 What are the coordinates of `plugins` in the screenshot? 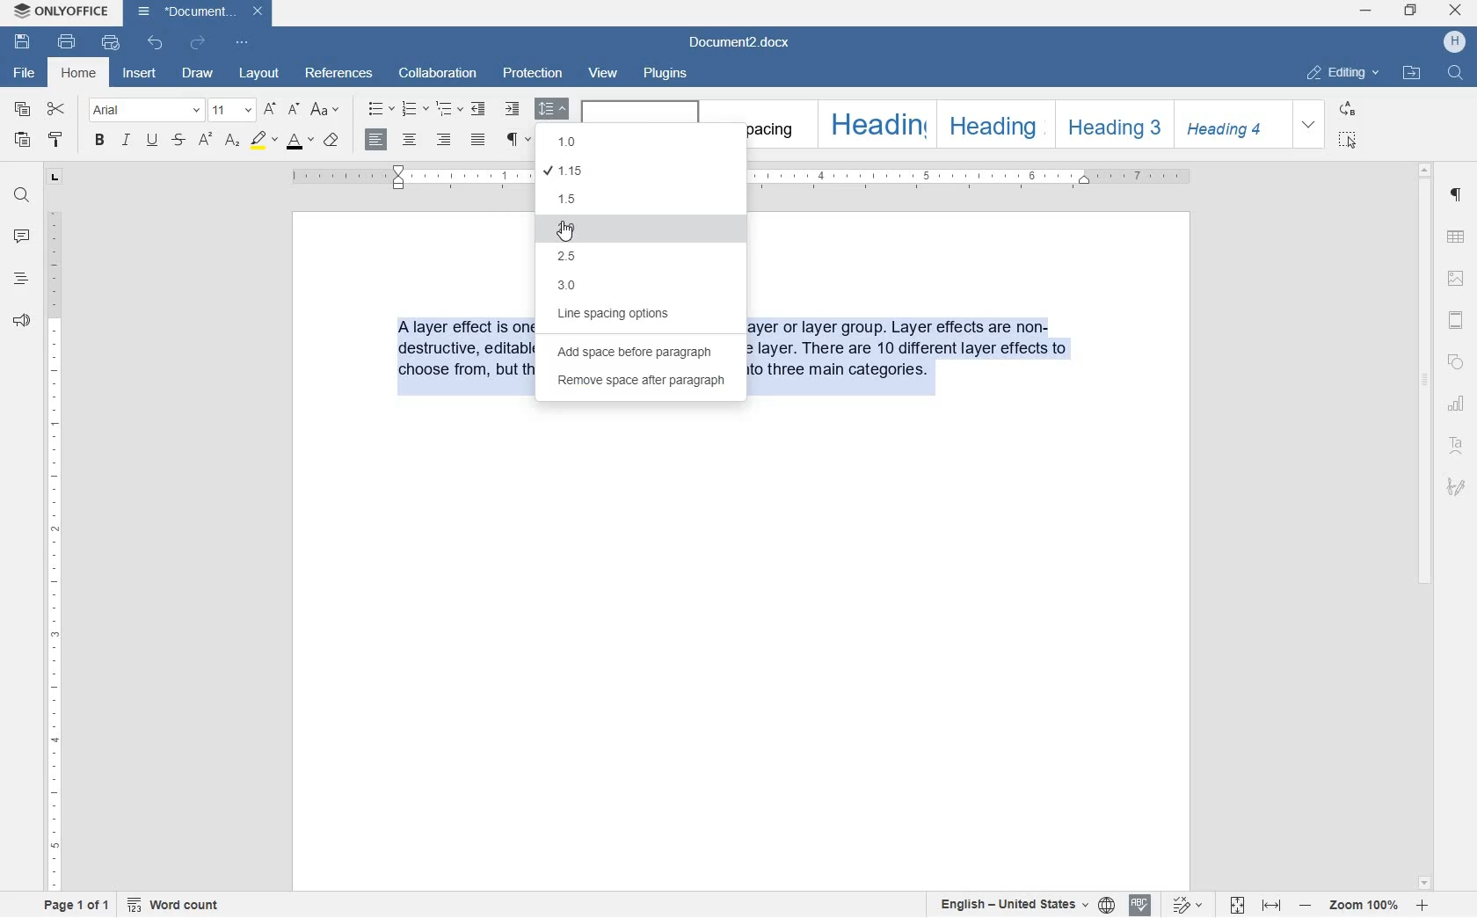 It's located at (672, 76).